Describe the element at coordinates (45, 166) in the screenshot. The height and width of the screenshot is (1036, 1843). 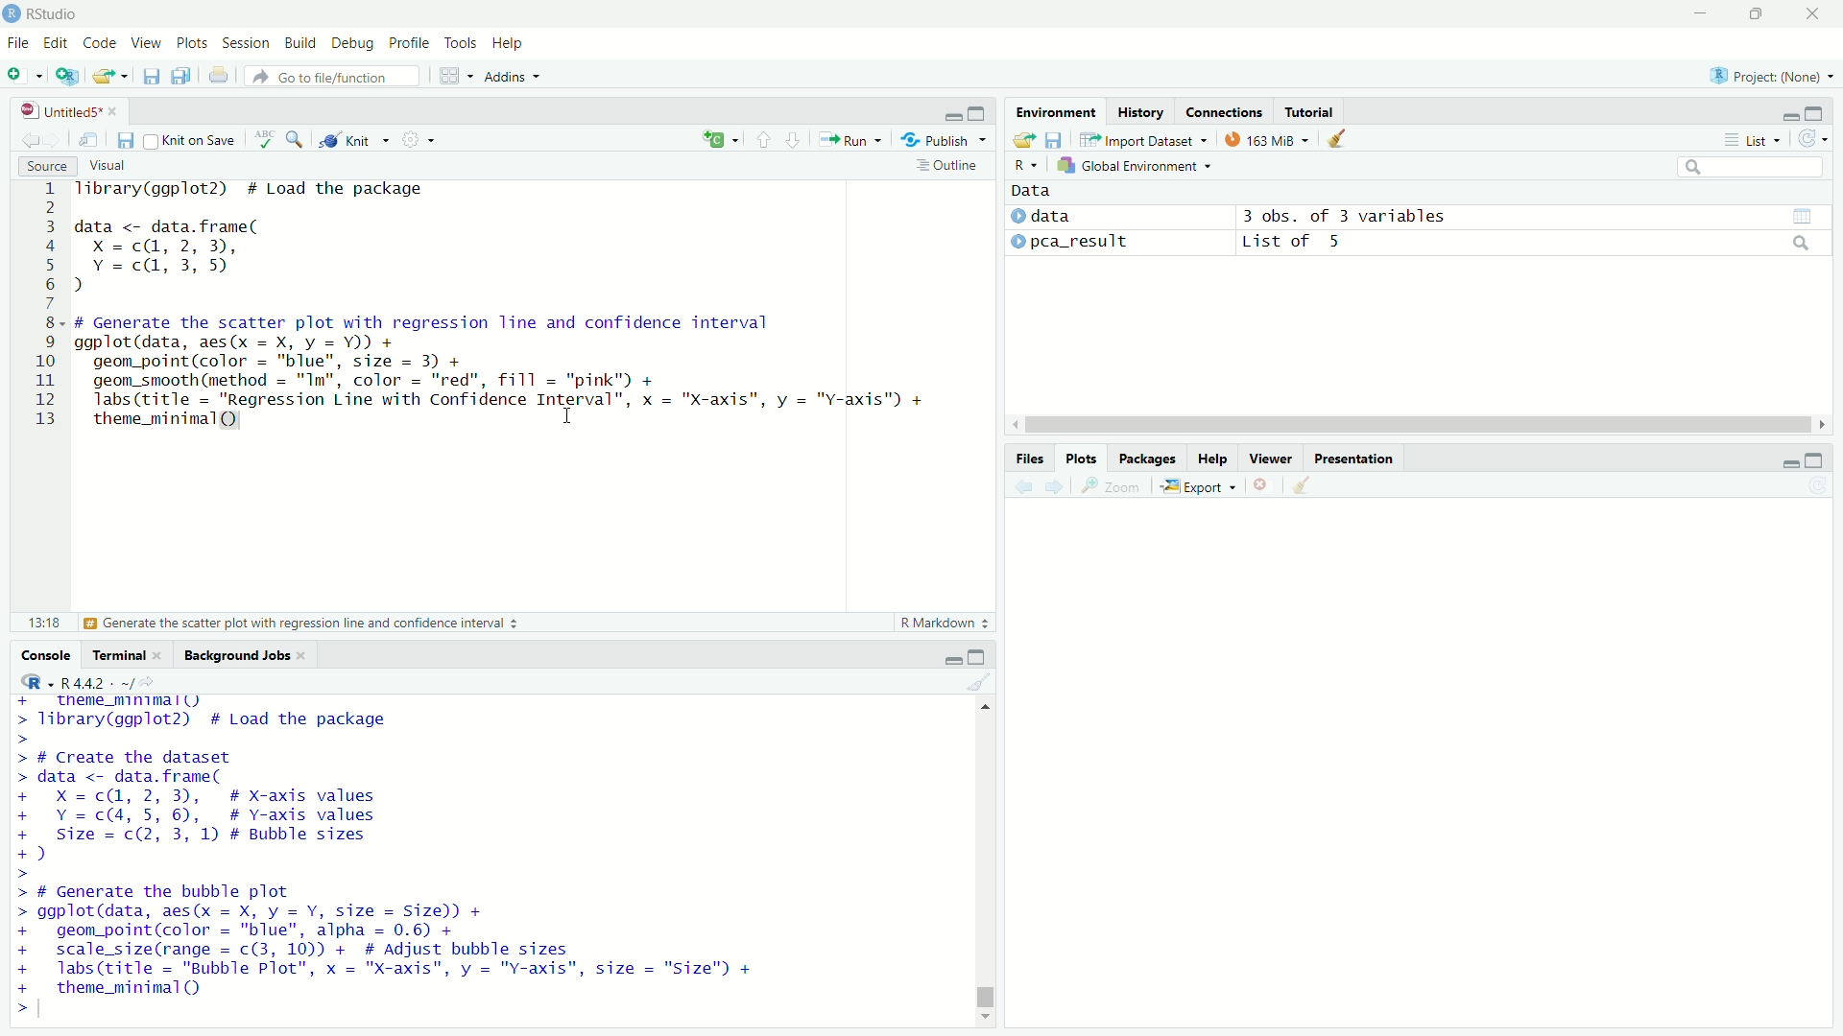
I see `Source` at that location.